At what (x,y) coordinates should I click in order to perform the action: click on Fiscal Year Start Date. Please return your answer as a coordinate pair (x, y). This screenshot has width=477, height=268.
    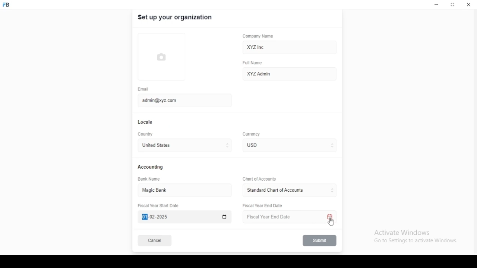
    Looking at the image, I should click on (186, 217).